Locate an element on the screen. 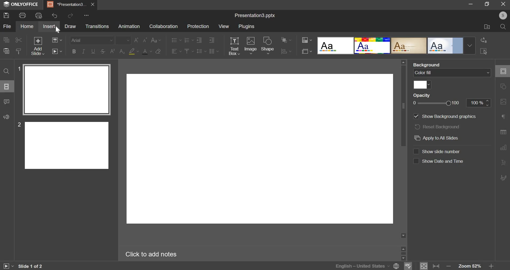  font size is located at coordinates (123, 40).